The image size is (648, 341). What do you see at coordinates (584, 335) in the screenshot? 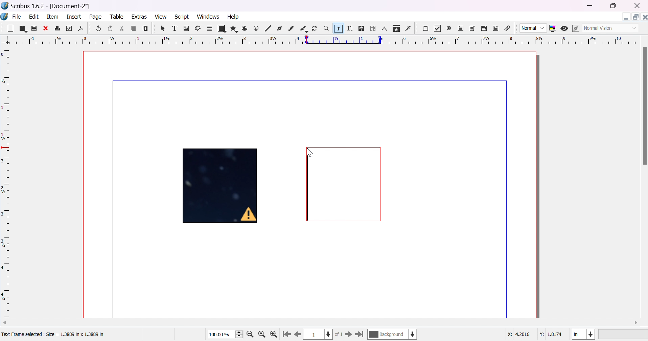
I see `in` at bounding box center [584, 335].